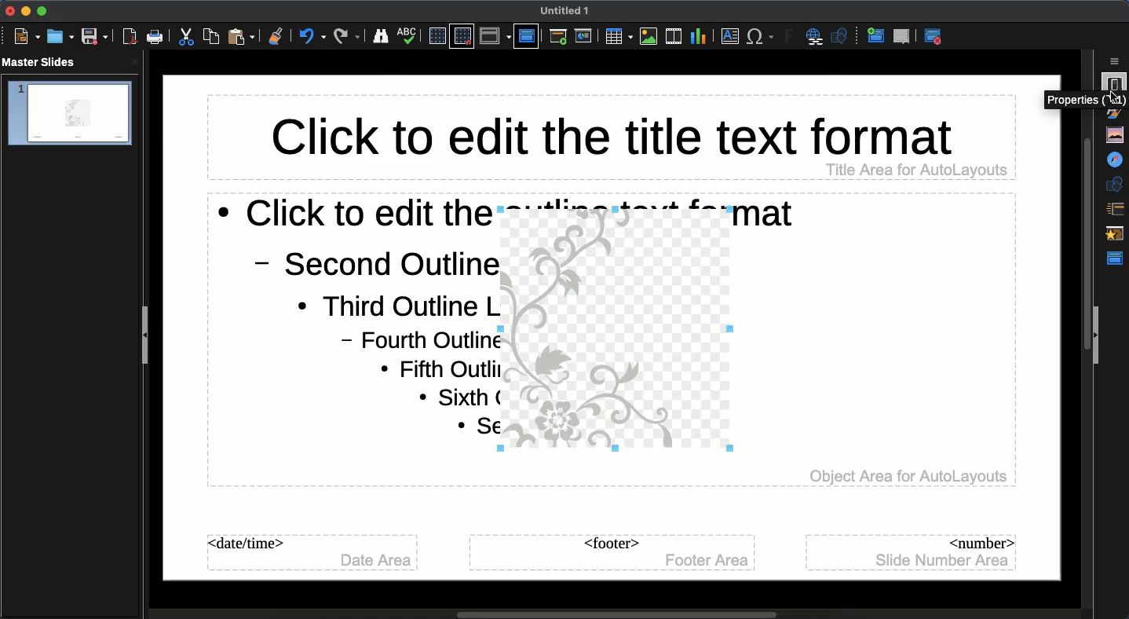 The width and height of the screenshot is (1129, 619). What do you see at coordinates (1115, 113) in the screenshot?
I see `Styles` at bounding box center [1115, 113].